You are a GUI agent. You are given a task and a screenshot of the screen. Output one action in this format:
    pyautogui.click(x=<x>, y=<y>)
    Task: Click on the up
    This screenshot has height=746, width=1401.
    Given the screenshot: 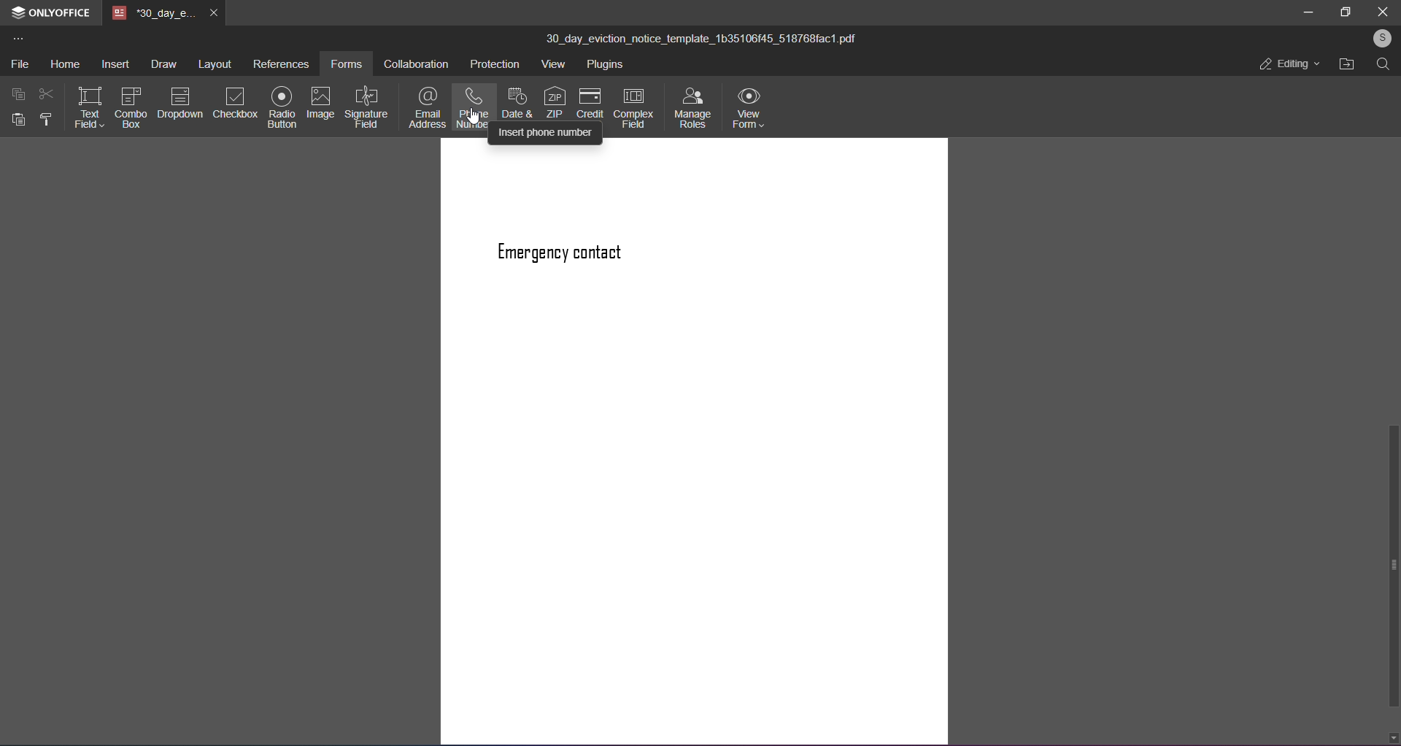 What is the action you would take?
    pyautogui.click(x=1391, y=83)
    